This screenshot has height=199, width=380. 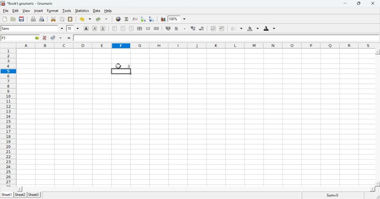 I want to click on Edit, so click(x=15, y=11).